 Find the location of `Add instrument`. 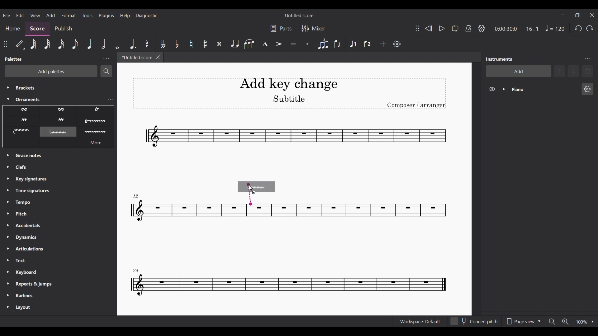

Add instrument is located at coordinates (519, 71).